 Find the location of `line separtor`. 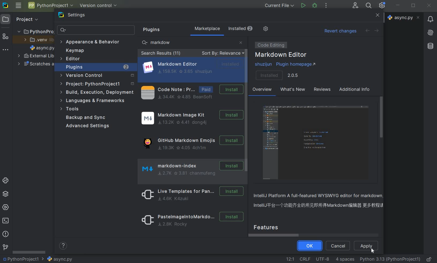

line separtor is located at coordinates (304, 259).